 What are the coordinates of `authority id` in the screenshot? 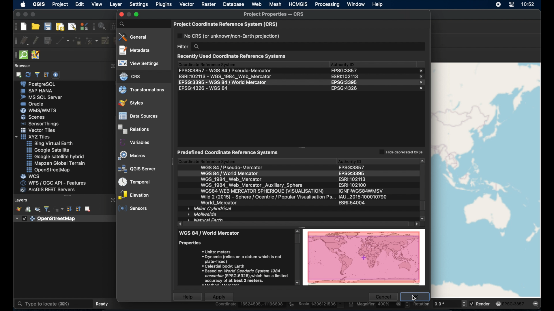 It's located at (364, 197).